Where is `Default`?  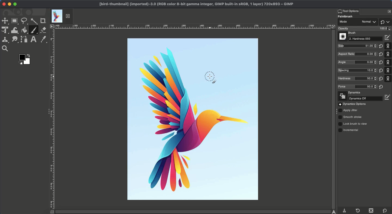
Default is located at coordinates (385, 211).